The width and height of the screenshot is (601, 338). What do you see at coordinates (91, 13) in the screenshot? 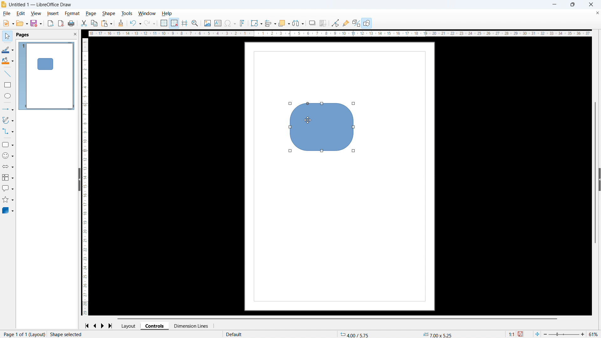
I see `Page ` at bounding box center [91, 13].